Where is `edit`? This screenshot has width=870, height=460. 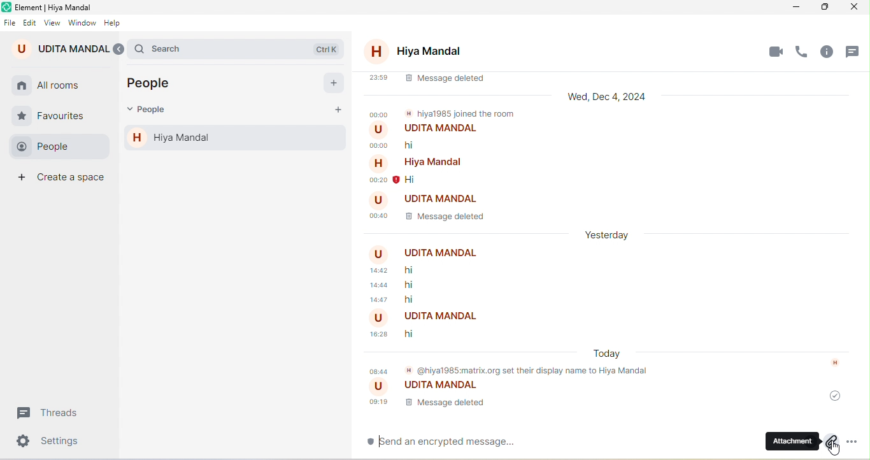 edit is located at coordinates (30, 20).